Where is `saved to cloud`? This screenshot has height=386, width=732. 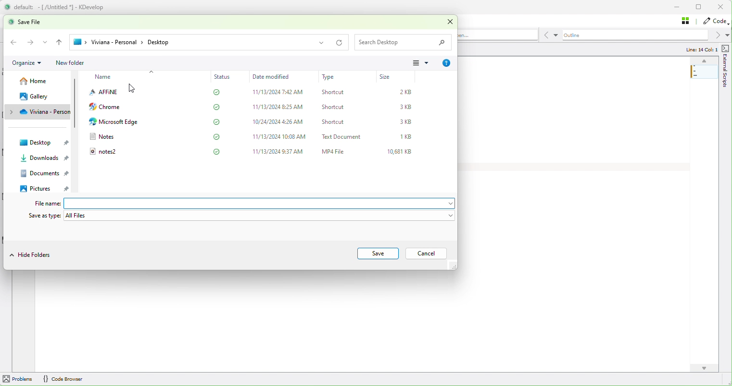 saved to cloud is located at coordinates (217, 92).